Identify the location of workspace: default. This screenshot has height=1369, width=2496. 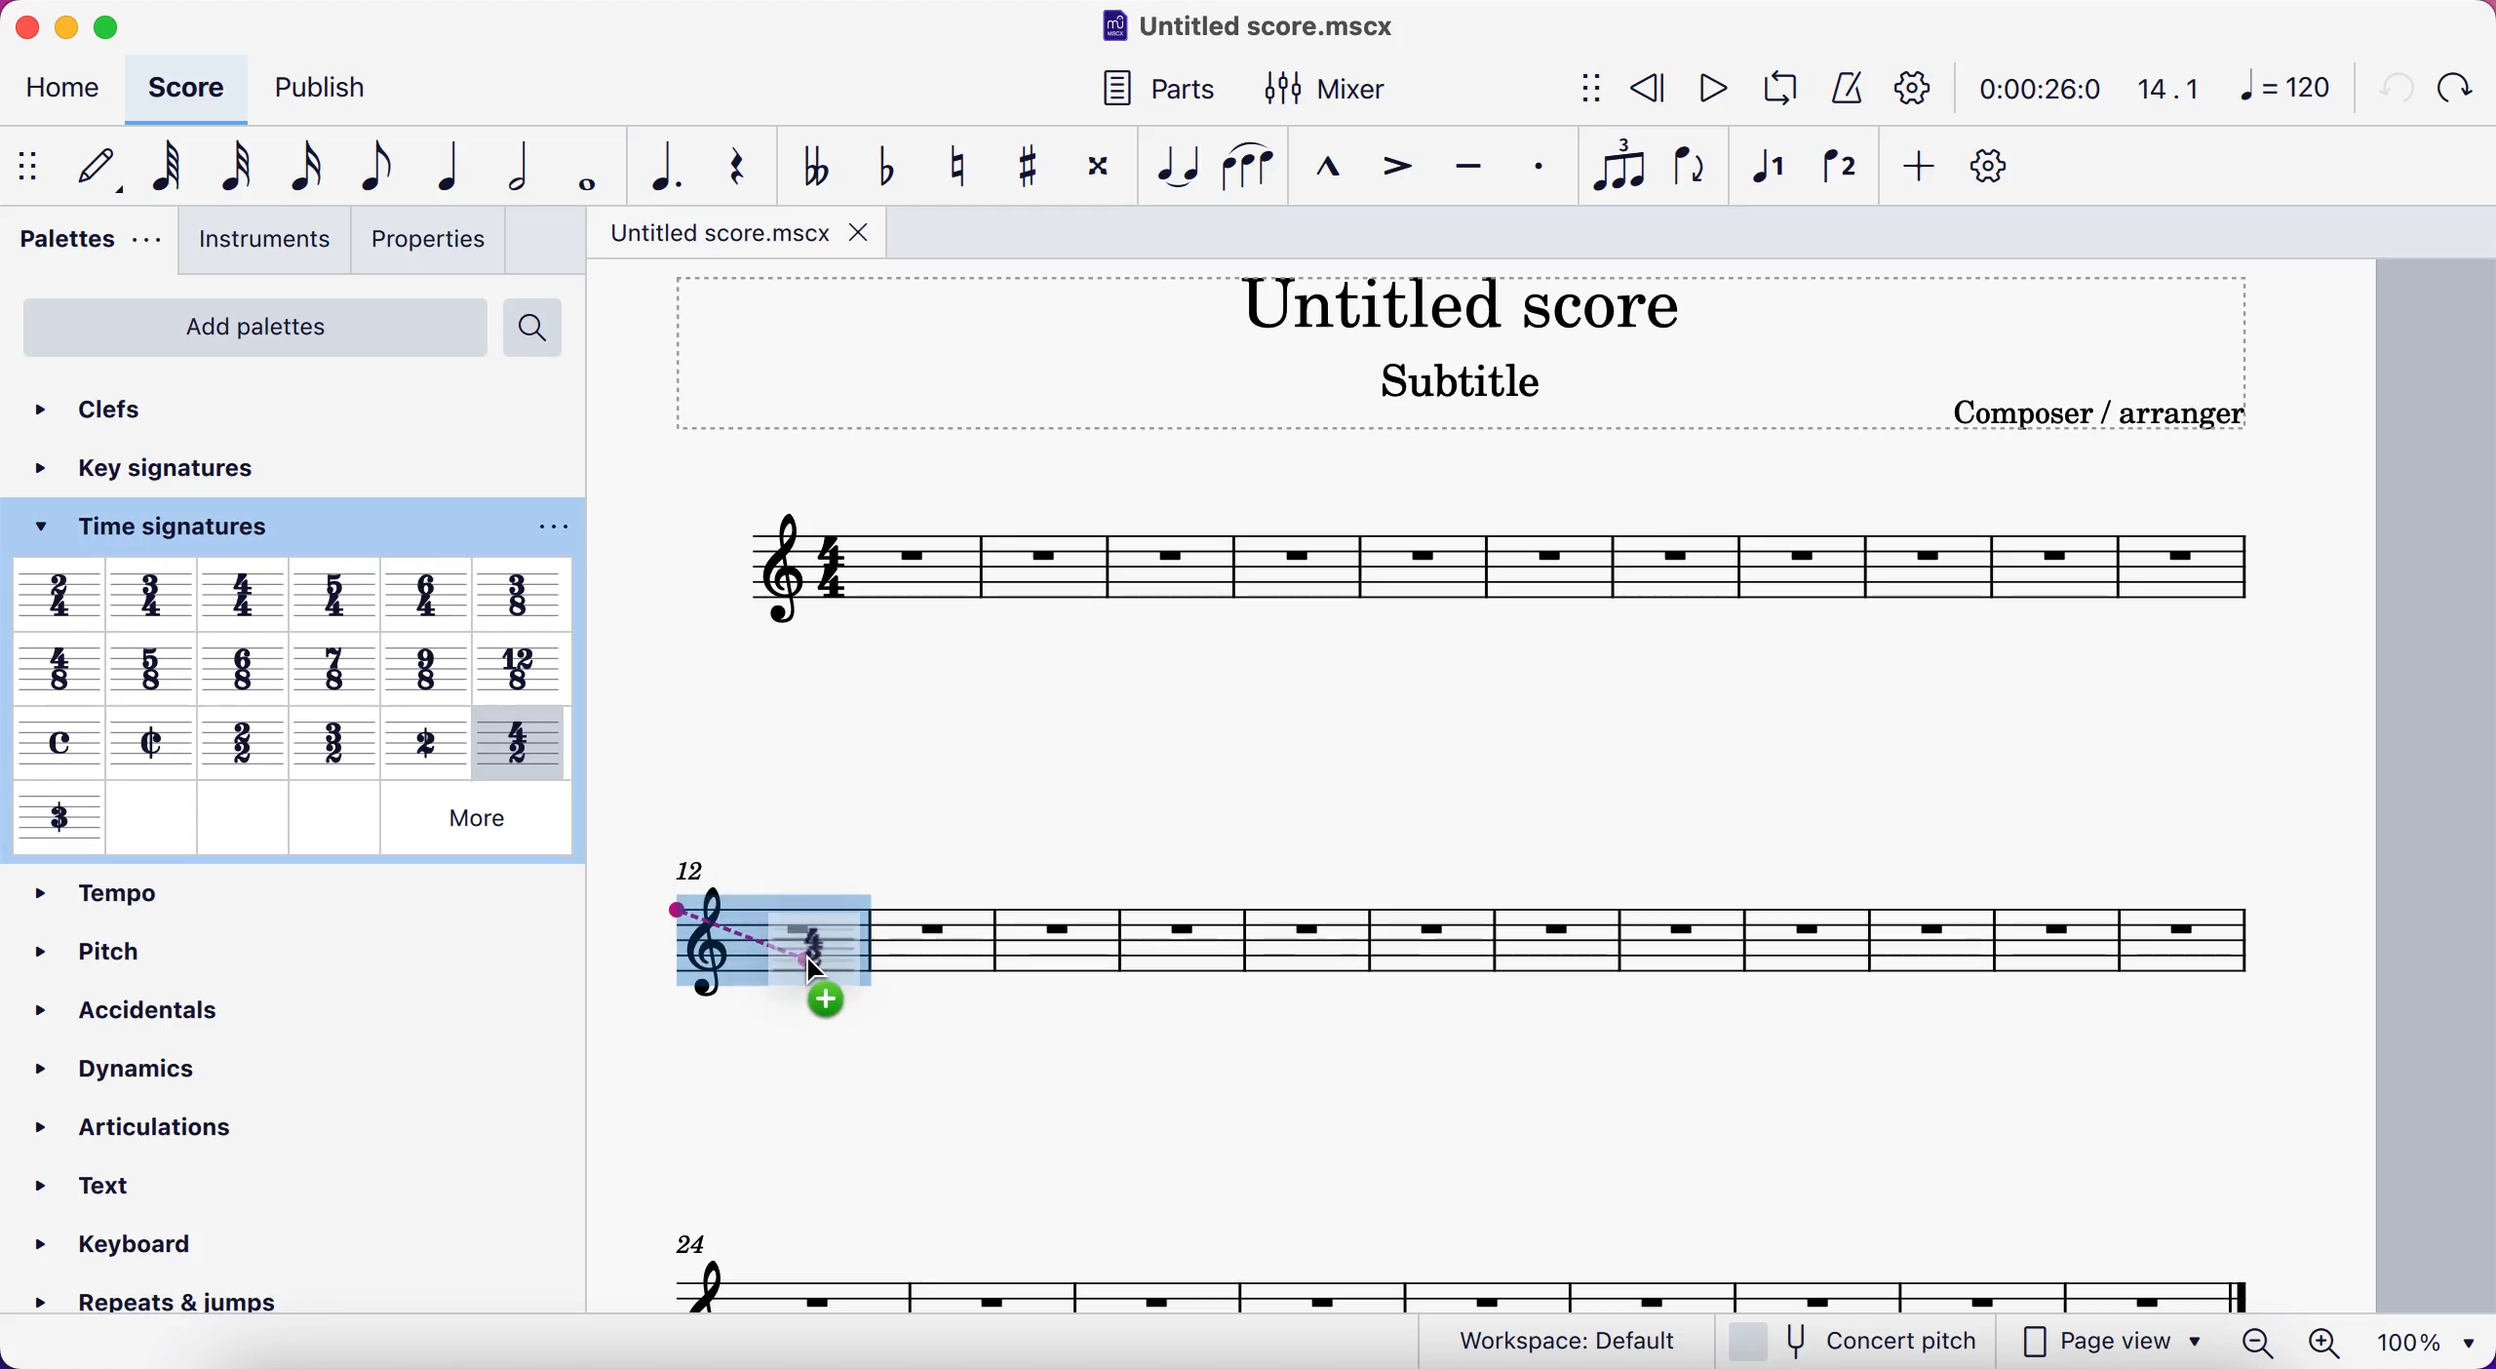
(1554, 1338).